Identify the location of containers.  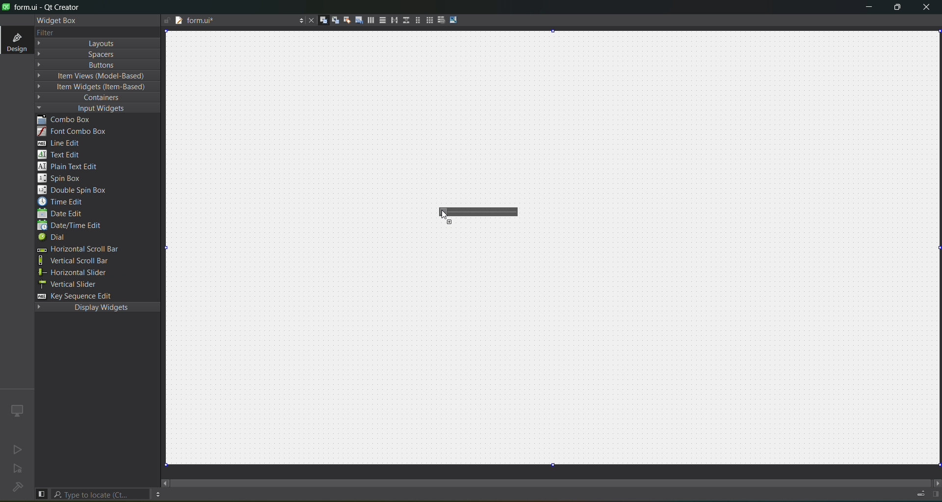
(88, 98).